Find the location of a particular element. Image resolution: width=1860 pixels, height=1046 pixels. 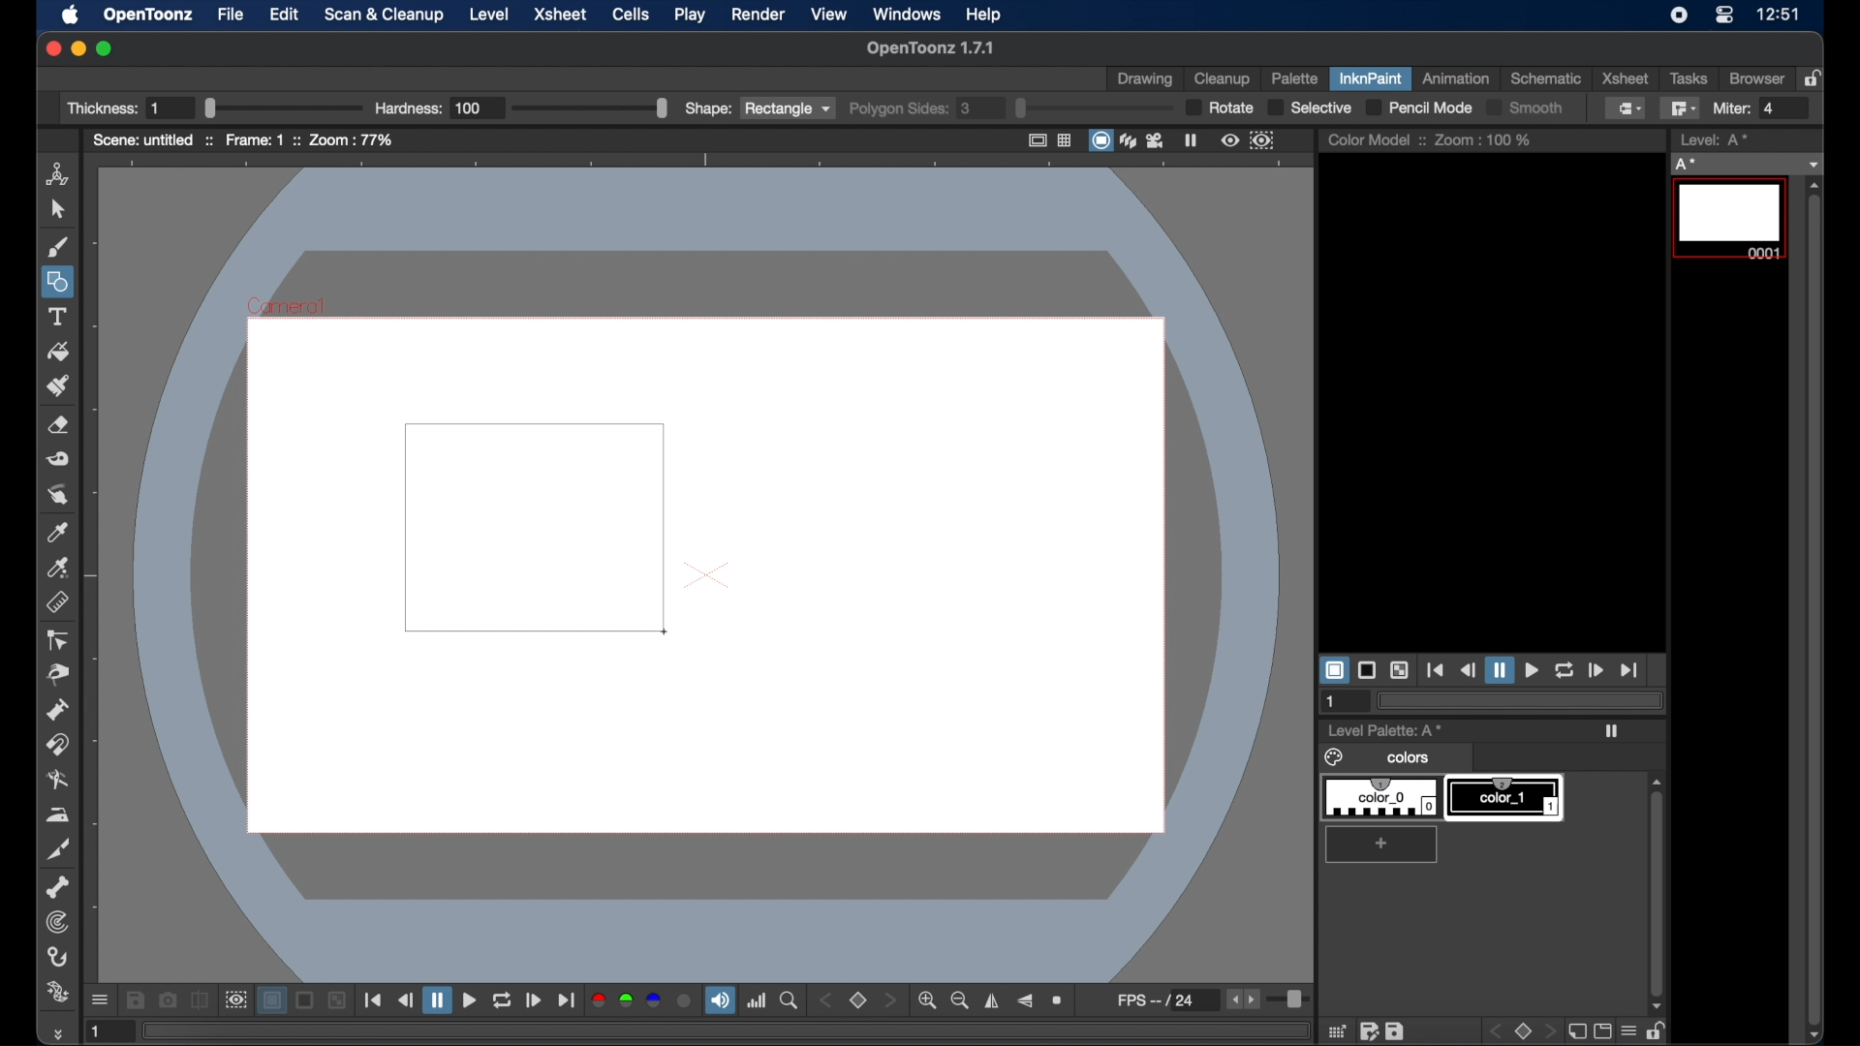

field guide is located at coordinates (1066, 139).